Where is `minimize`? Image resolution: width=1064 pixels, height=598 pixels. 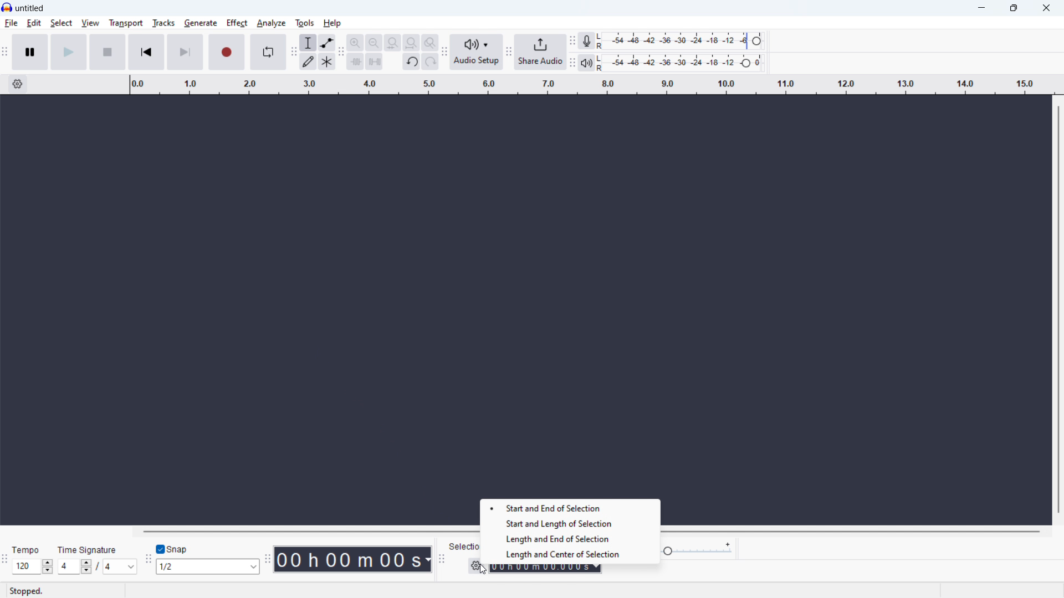
minimize is located at coordinates (978, 8).